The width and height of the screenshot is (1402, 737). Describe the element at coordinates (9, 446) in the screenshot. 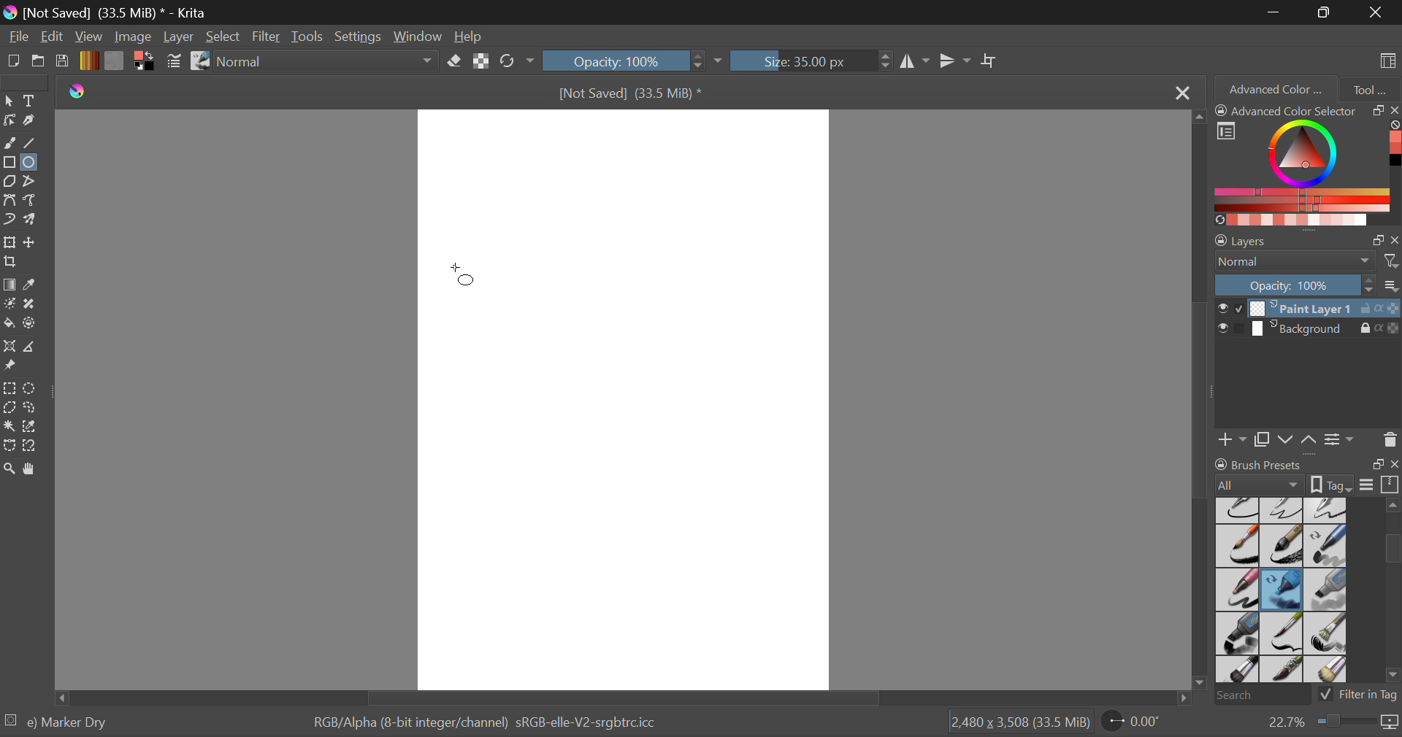

I see `Bezier Curve Selection` at that location.